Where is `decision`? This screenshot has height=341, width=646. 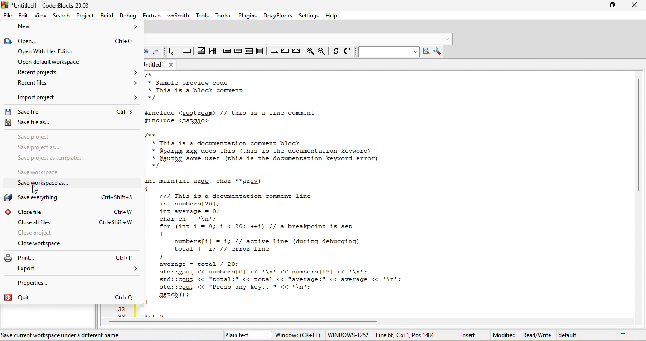 decision is located at coordinates (201, 52).